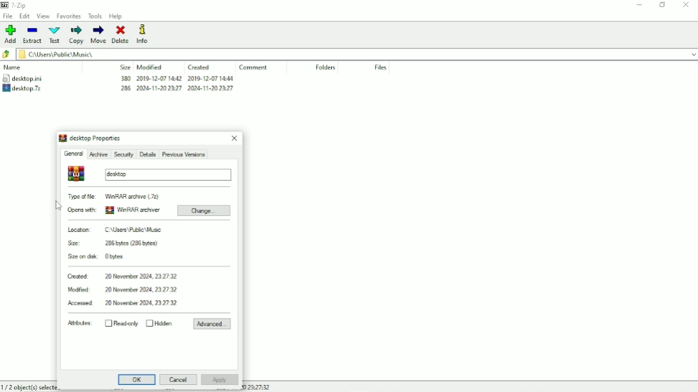  Describe the element at coordinates (125, 303) in the screenshot. I see `Accessed date and time` at that location.